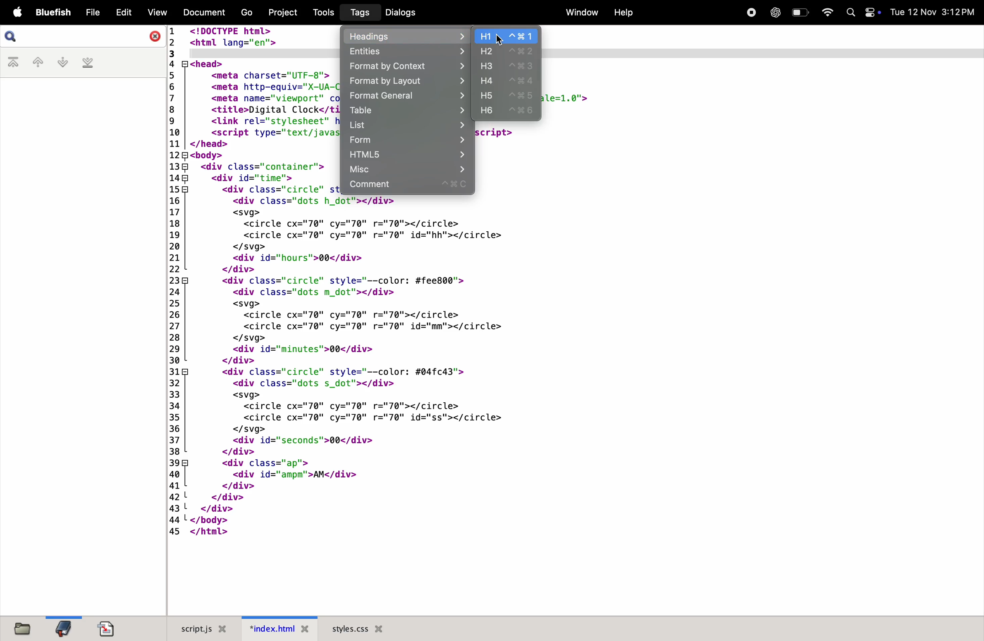  I want to click on wifi, so click(824, 12).